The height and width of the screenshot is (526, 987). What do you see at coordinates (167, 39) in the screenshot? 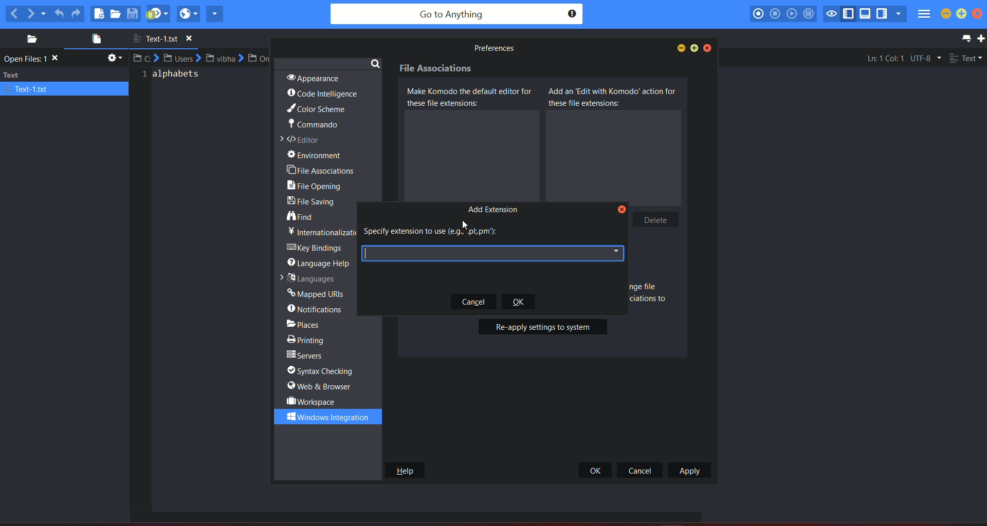
I see `file name` at bounding box center [167, 39].